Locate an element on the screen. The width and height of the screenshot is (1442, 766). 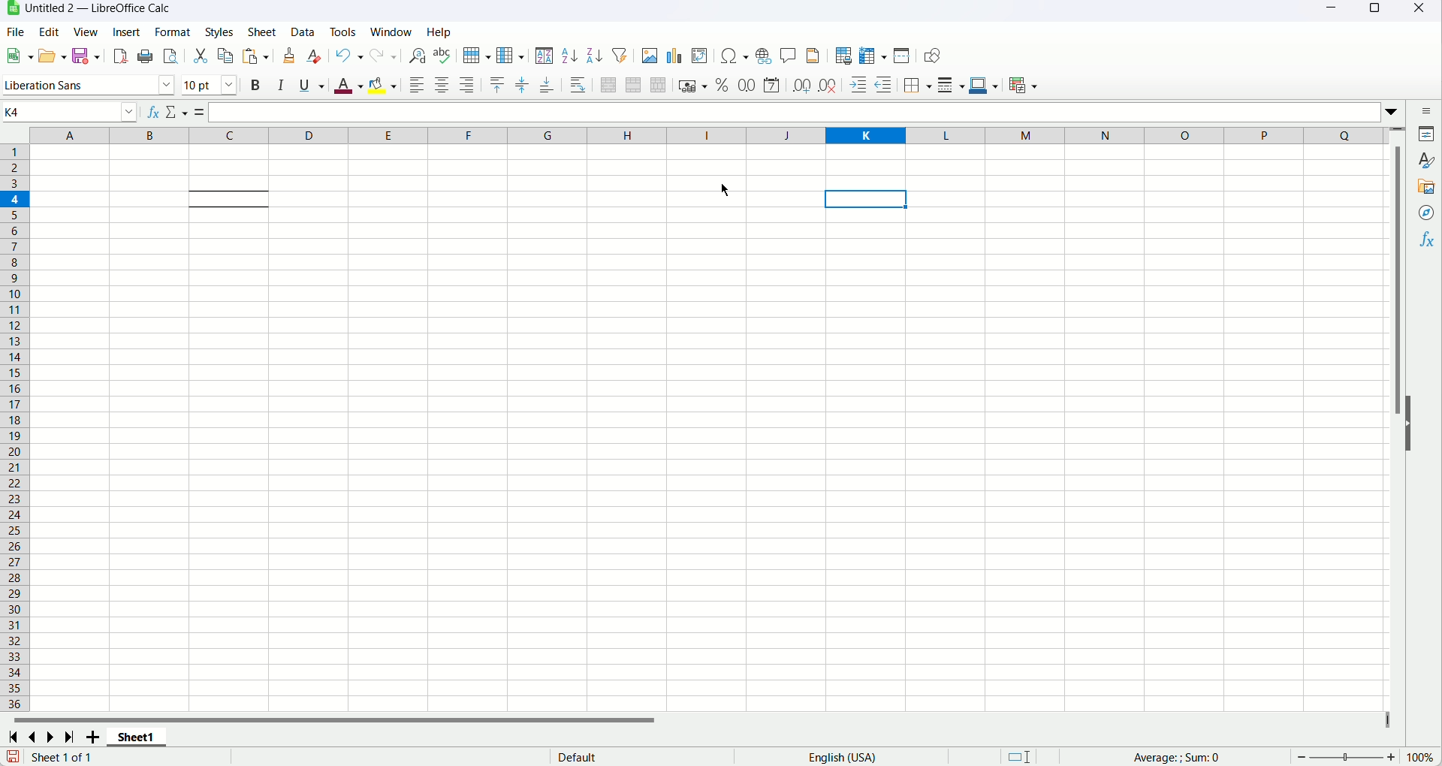
Help is located at coordinates (439, 32).